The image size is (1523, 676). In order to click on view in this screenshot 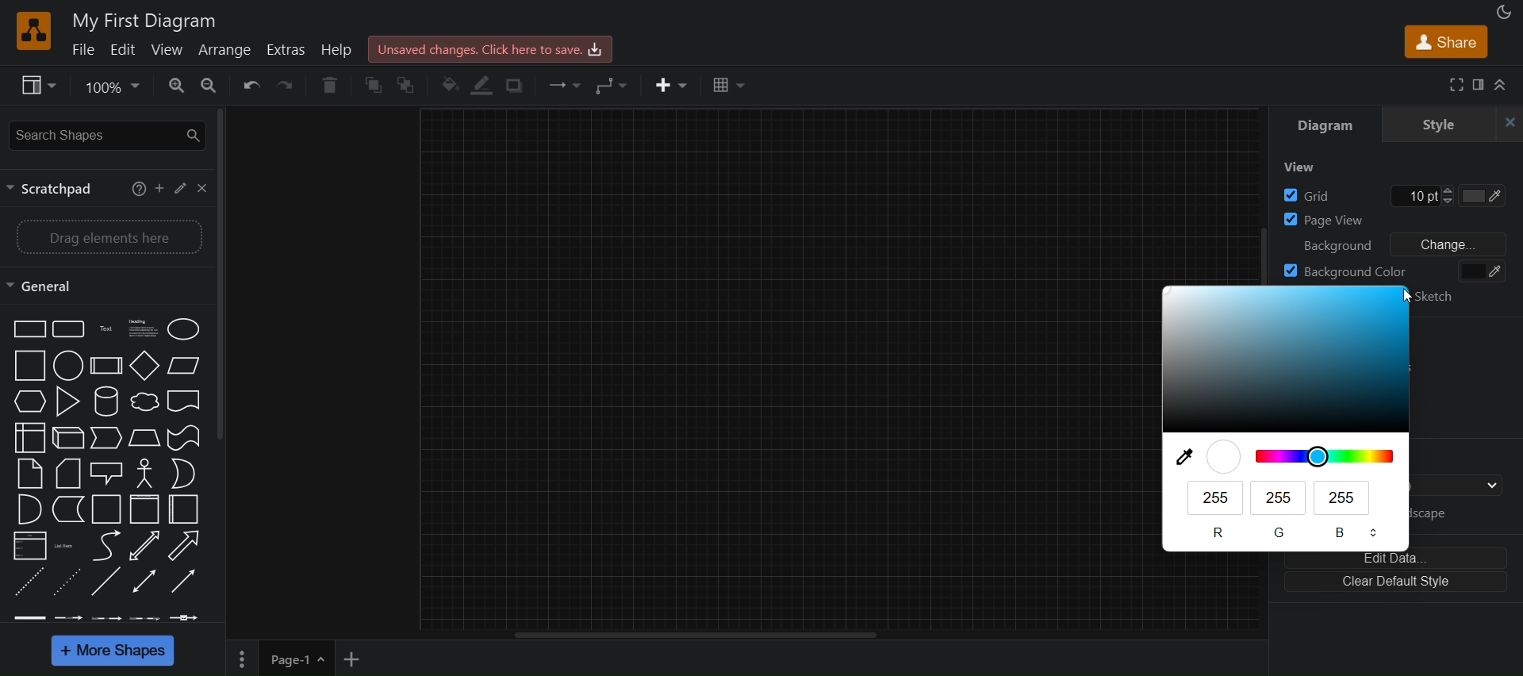, I will do `click(167, 52)`.